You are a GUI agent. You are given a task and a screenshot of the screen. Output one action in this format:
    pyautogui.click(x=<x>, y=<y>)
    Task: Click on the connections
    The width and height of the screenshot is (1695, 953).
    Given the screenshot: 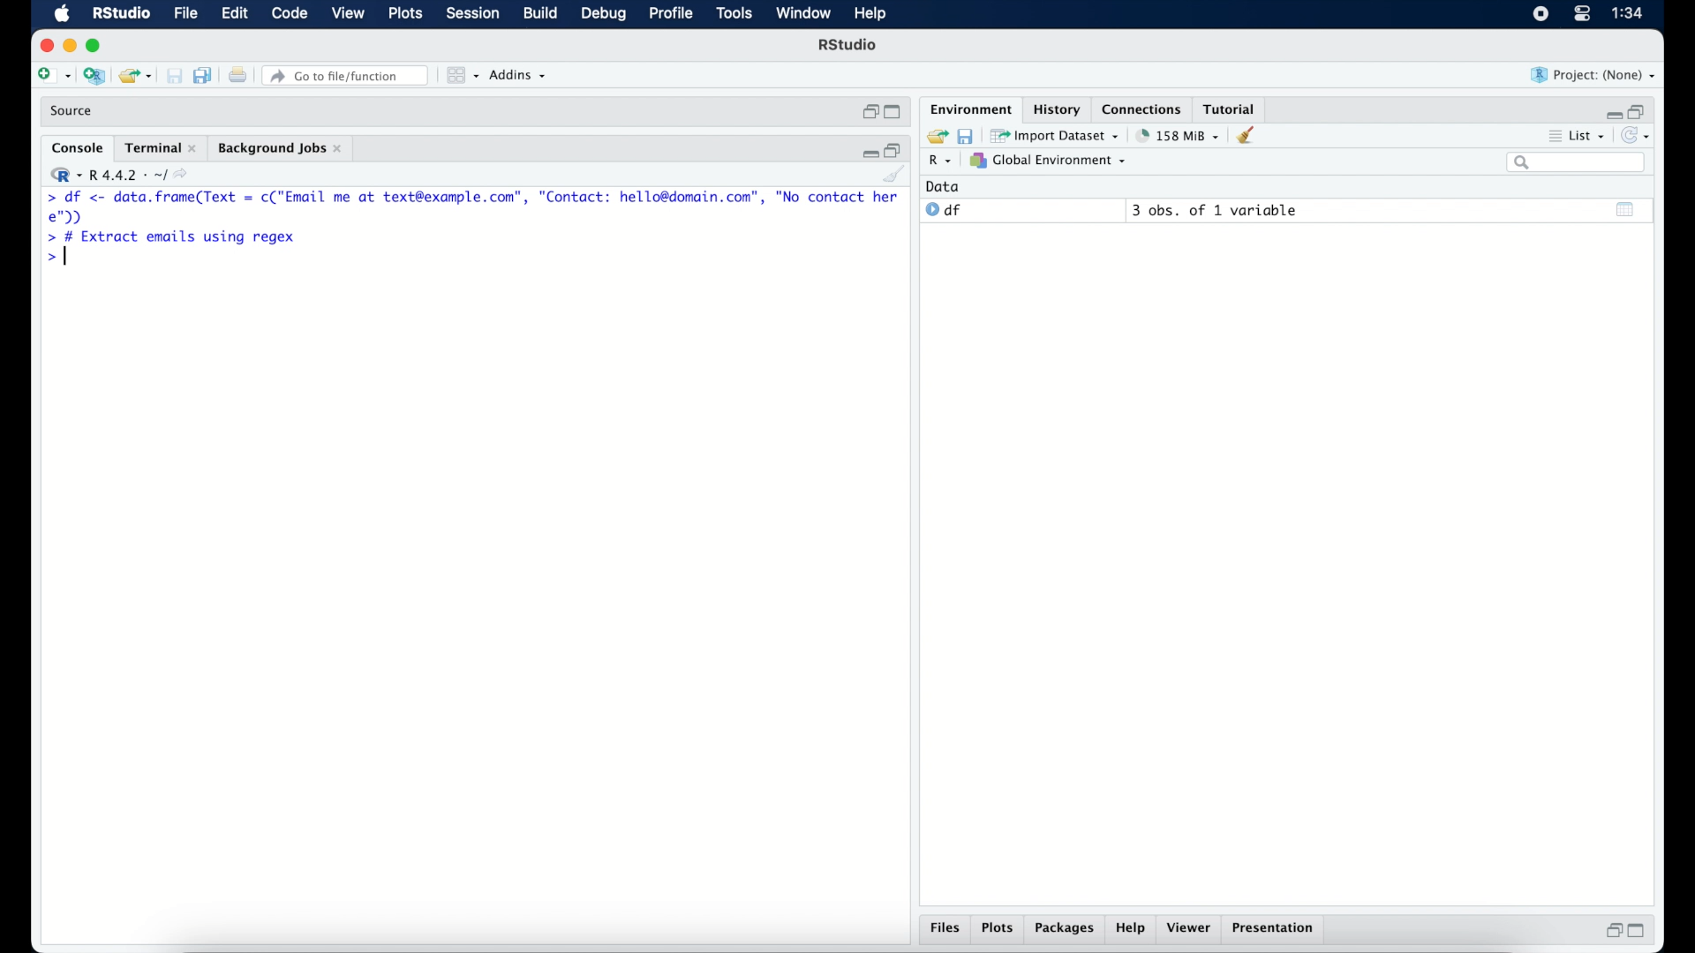 What is the action you would take?
    pyautogui.click(x=1144, y=109)
    